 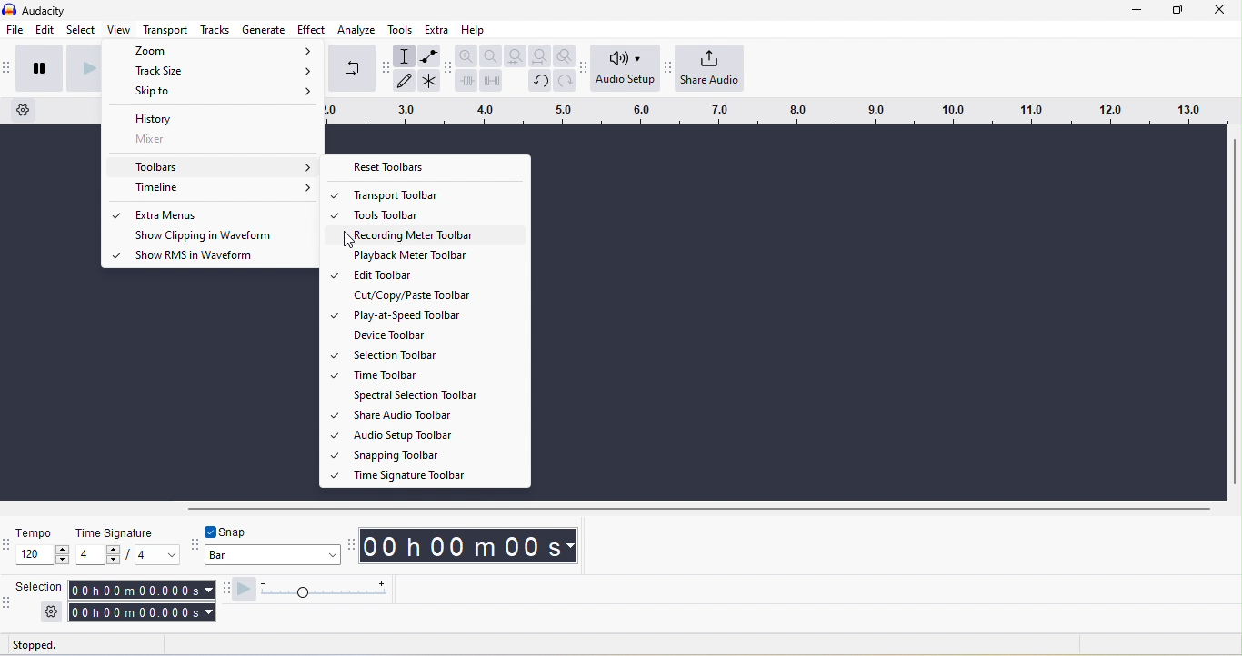 I want to click on snapping toolbar, so click(x=194, y=546).